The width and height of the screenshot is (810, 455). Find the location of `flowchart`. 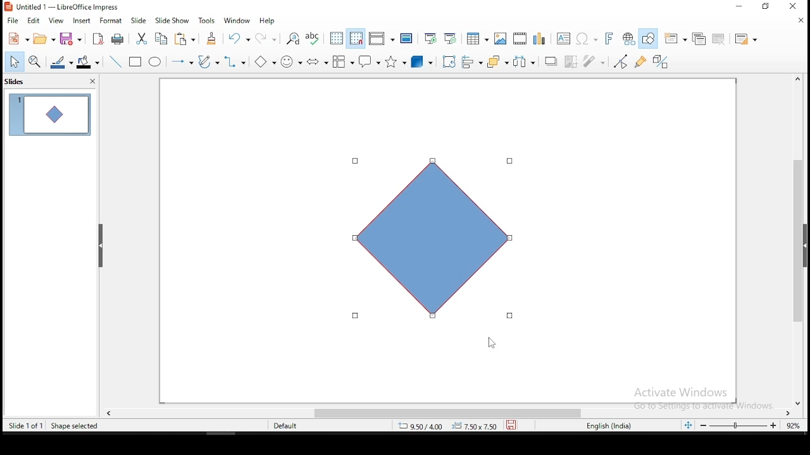

flowchart is located at coordinates (344, 61).